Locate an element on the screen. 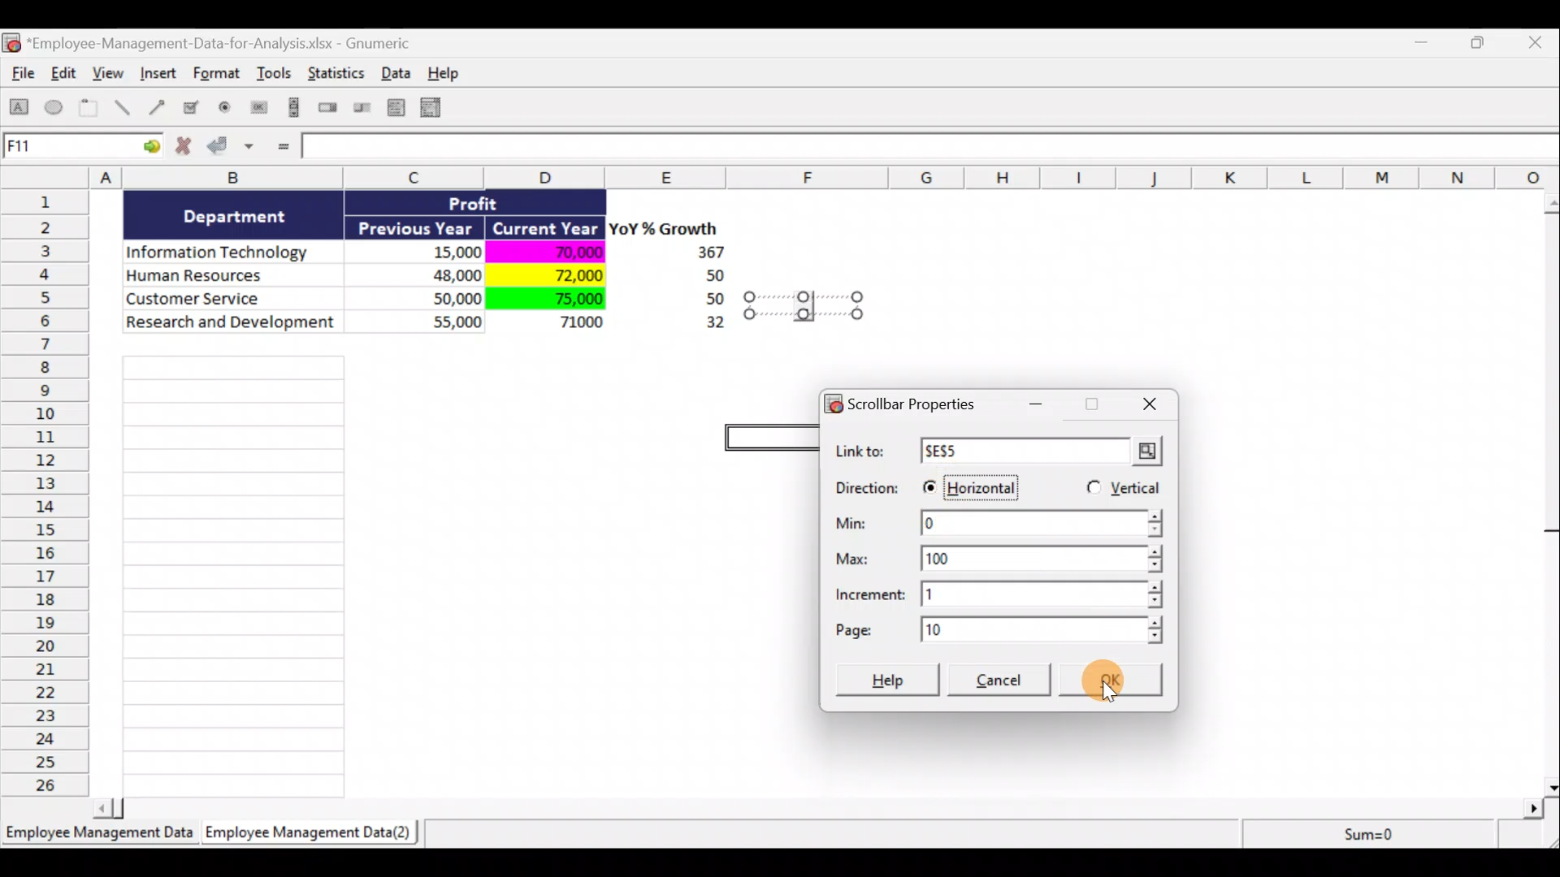 Image resolution: width=1560 pixels, height=877 pixels. Cell allocation is located at coordinates (82, 149).